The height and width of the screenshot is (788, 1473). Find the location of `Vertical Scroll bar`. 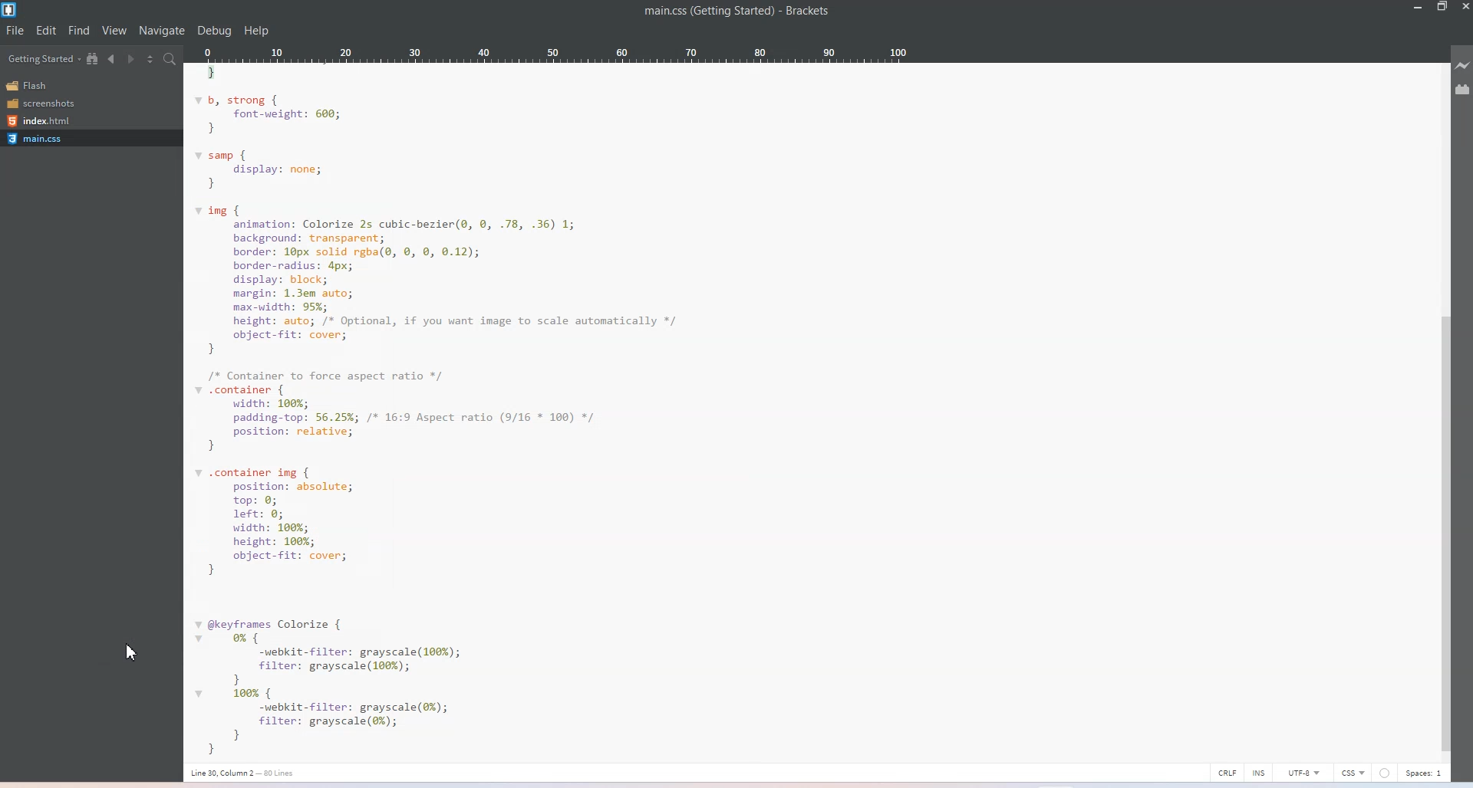

Vertical Scroll bar is located at coordinates (1444, 535).